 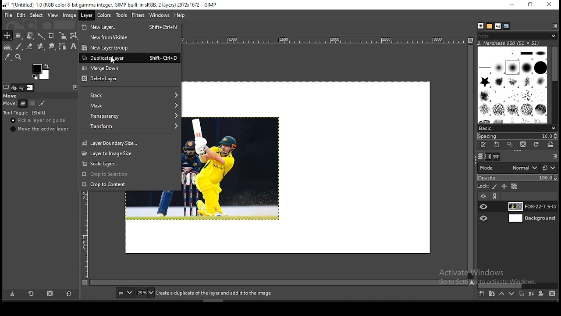 I want to click on icon and file name, so click(x=109, y=5).